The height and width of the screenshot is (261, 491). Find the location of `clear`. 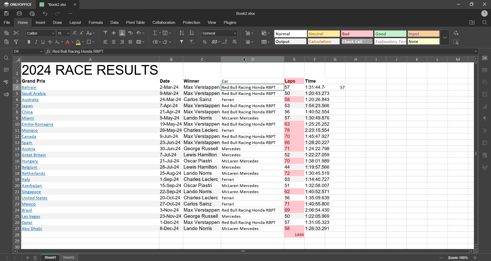

clear is located at coordinates (167, 42).